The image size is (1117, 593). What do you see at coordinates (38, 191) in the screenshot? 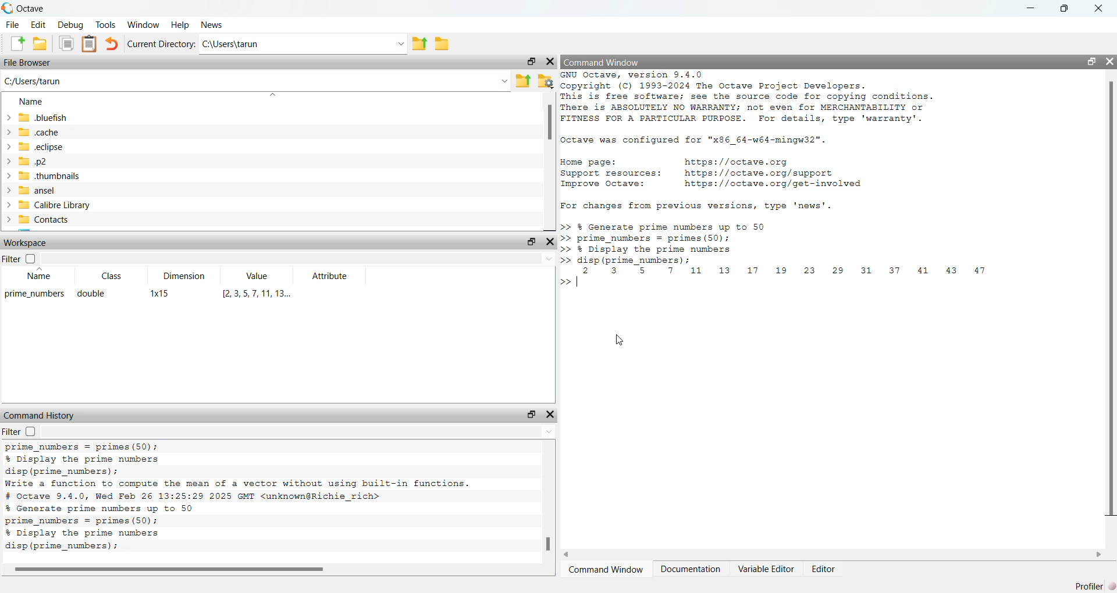
I see `ansel` at bounding box center [38, 191].